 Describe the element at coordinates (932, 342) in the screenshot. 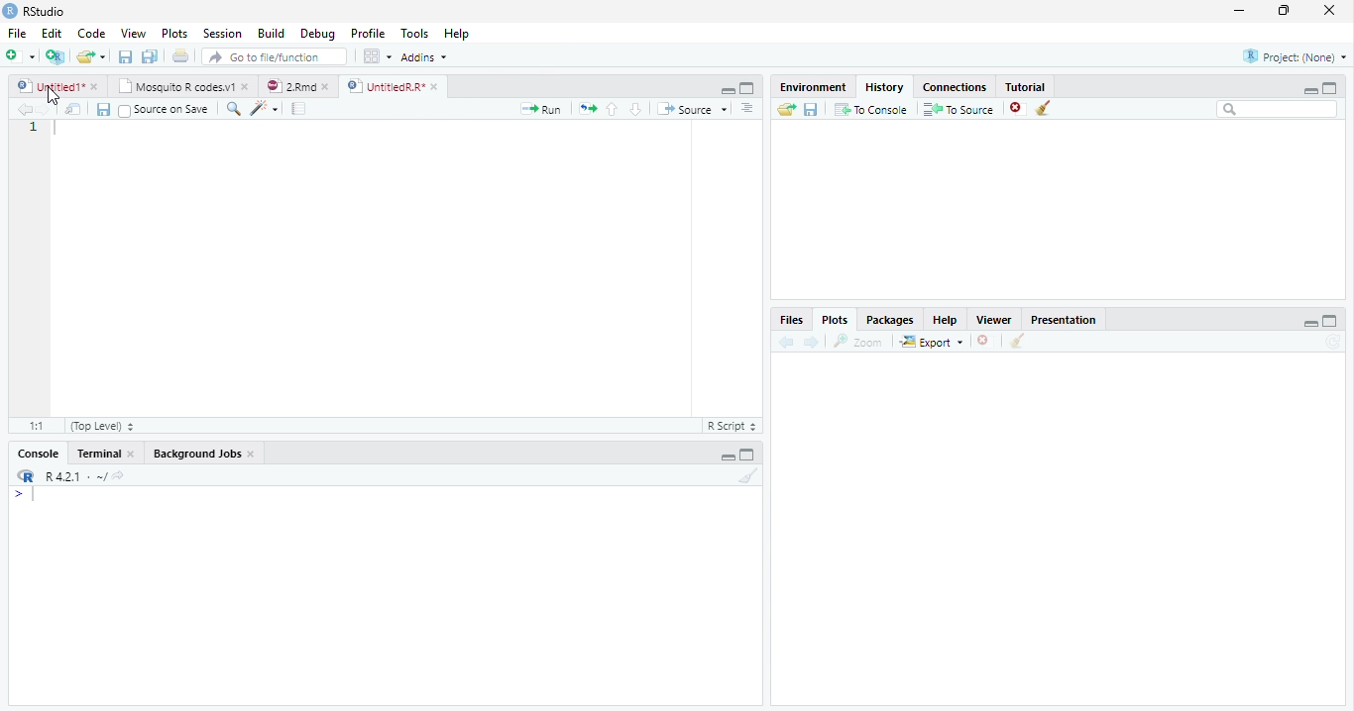

I see `Export` at that location.